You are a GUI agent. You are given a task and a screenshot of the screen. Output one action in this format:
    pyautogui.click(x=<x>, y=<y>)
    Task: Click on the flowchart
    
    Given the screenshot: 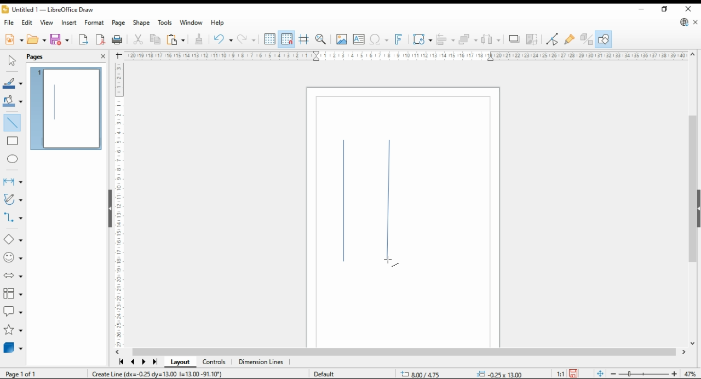 What is the action you would take?
    pyautogui.click(x=12, y=294)
    